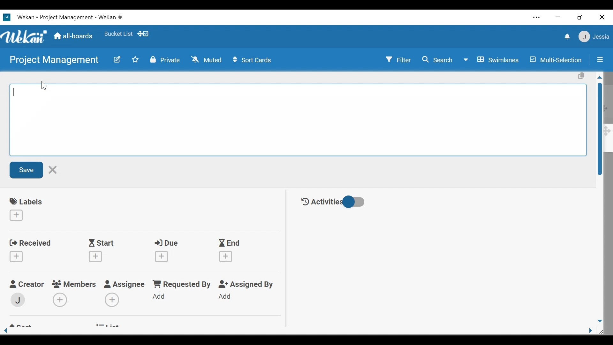 The height and width of the screenshot is (345, 613). I want to click on notification, so click(568, 37).